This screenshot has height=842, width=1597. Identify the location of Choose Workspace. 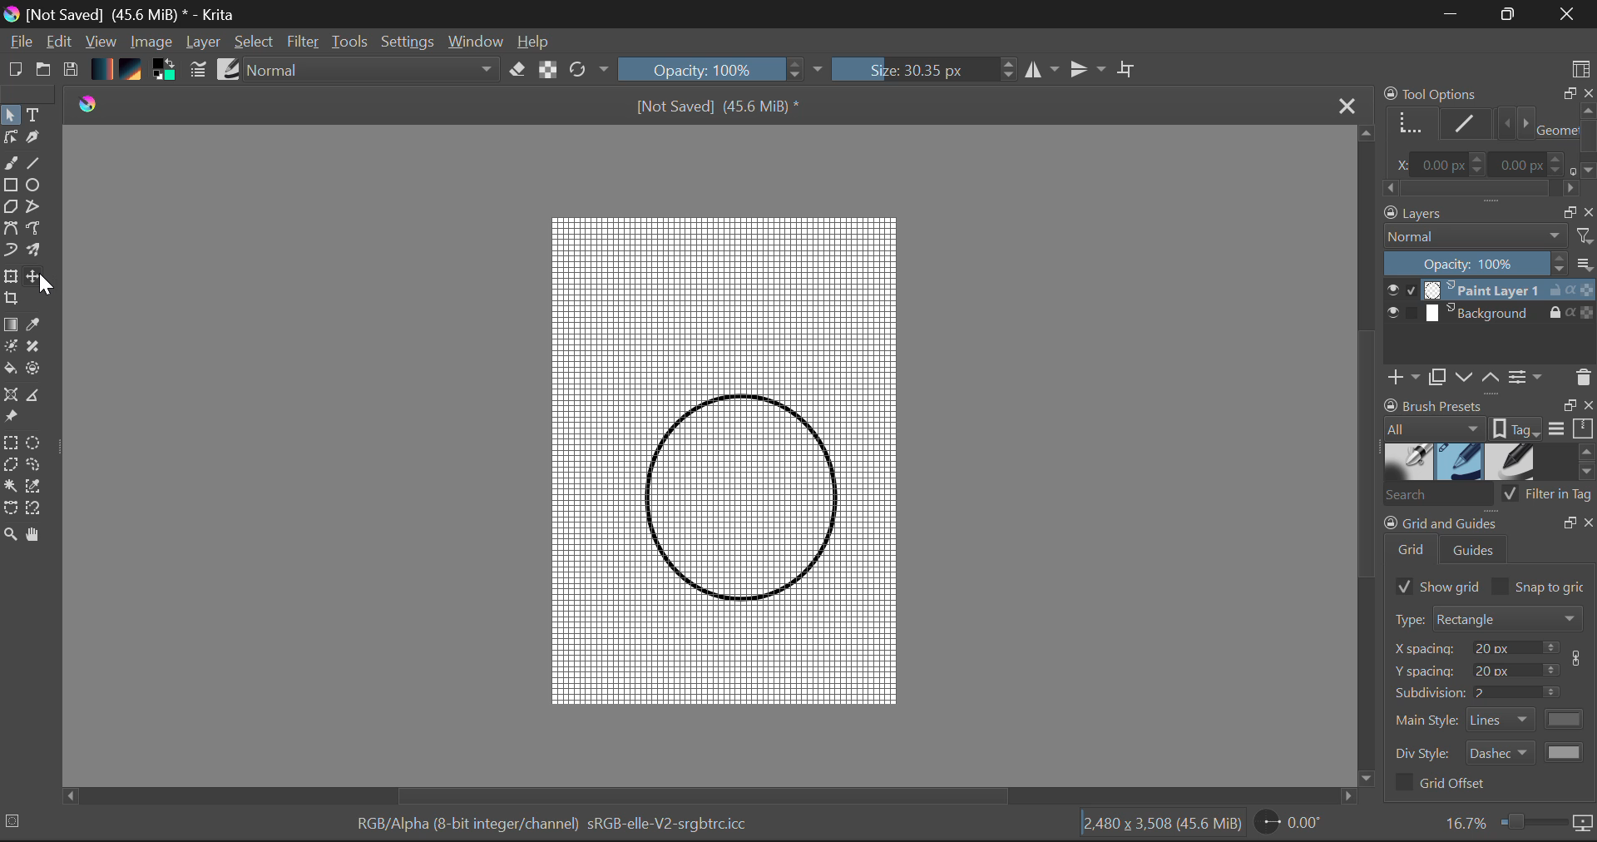
(1582, 67).